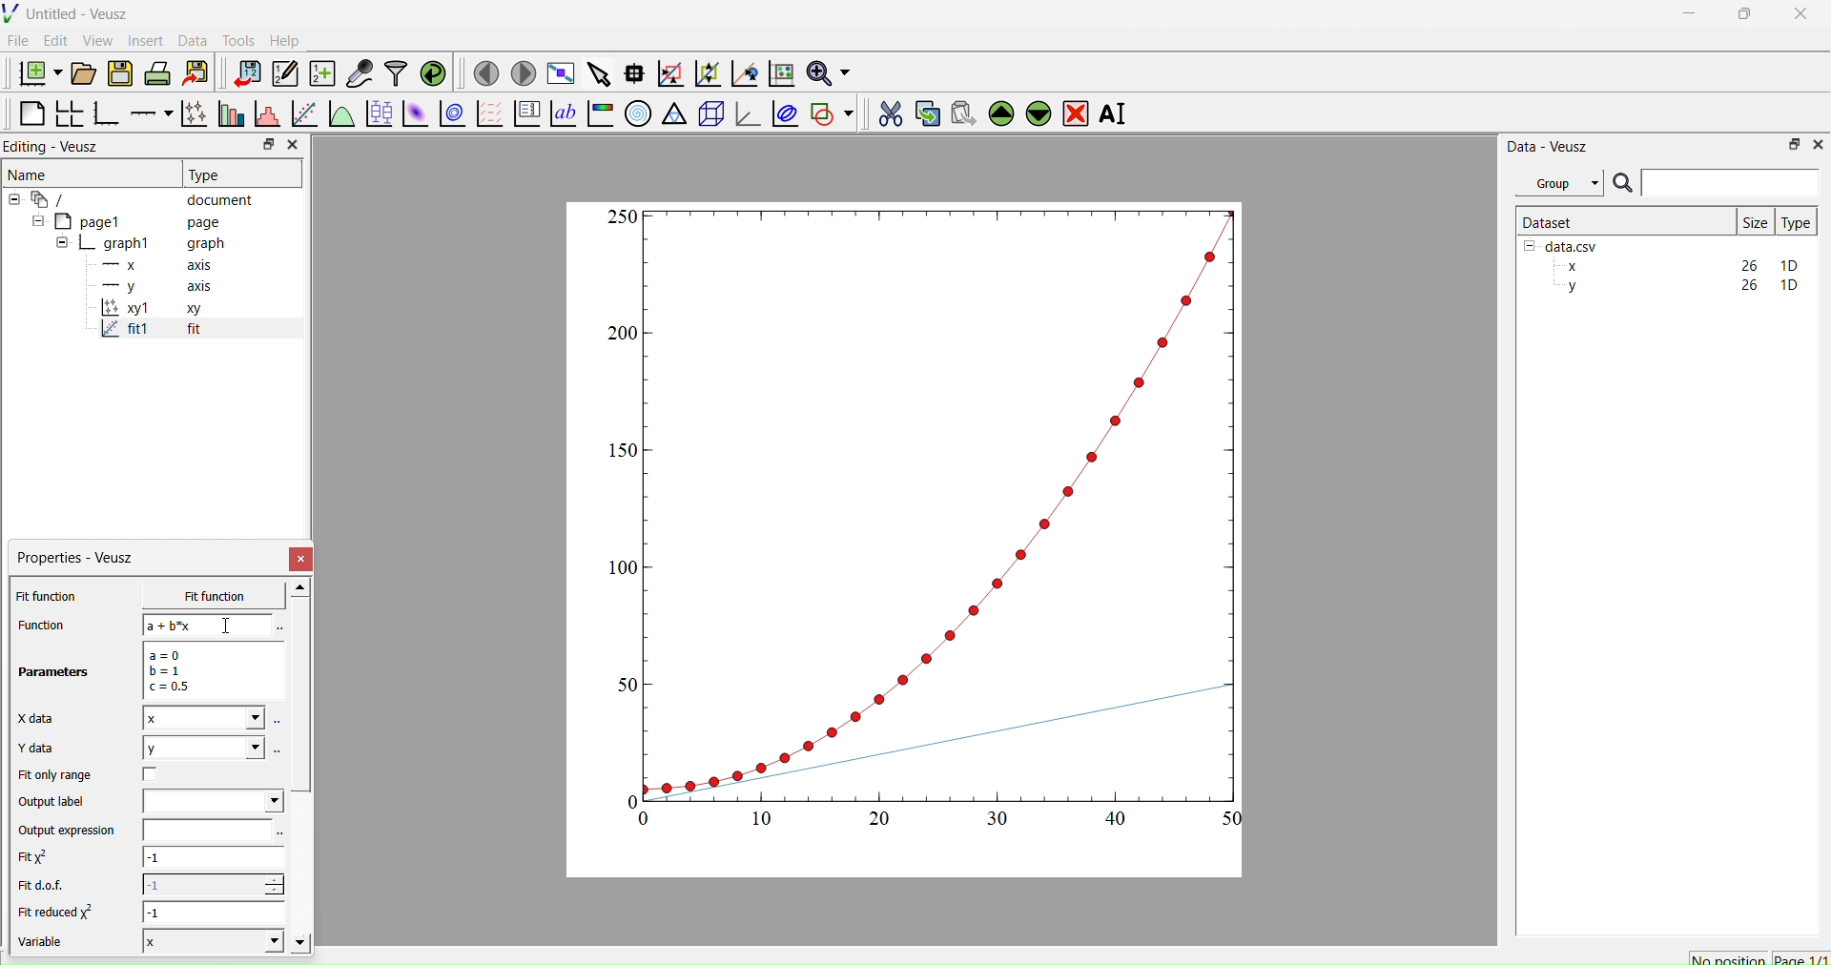 The height and width of the screenshot is (965, 1831). Describe the element at coordinates (638, 113) in the screenshot. I see `Polar Graph` at that location.